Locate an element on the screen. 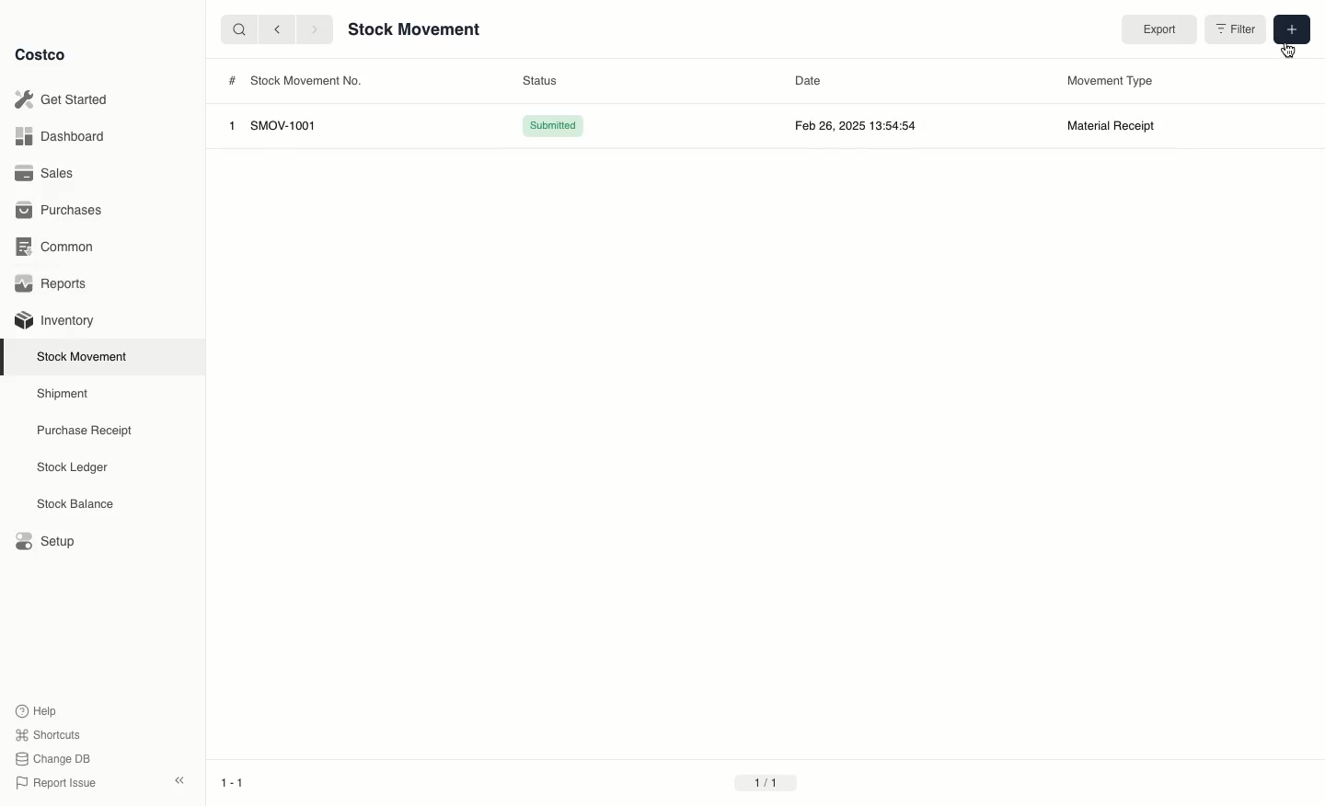 Image resolution: width=1325 pixels, height=806 pixels. backward is located at coordinates (280, 30).